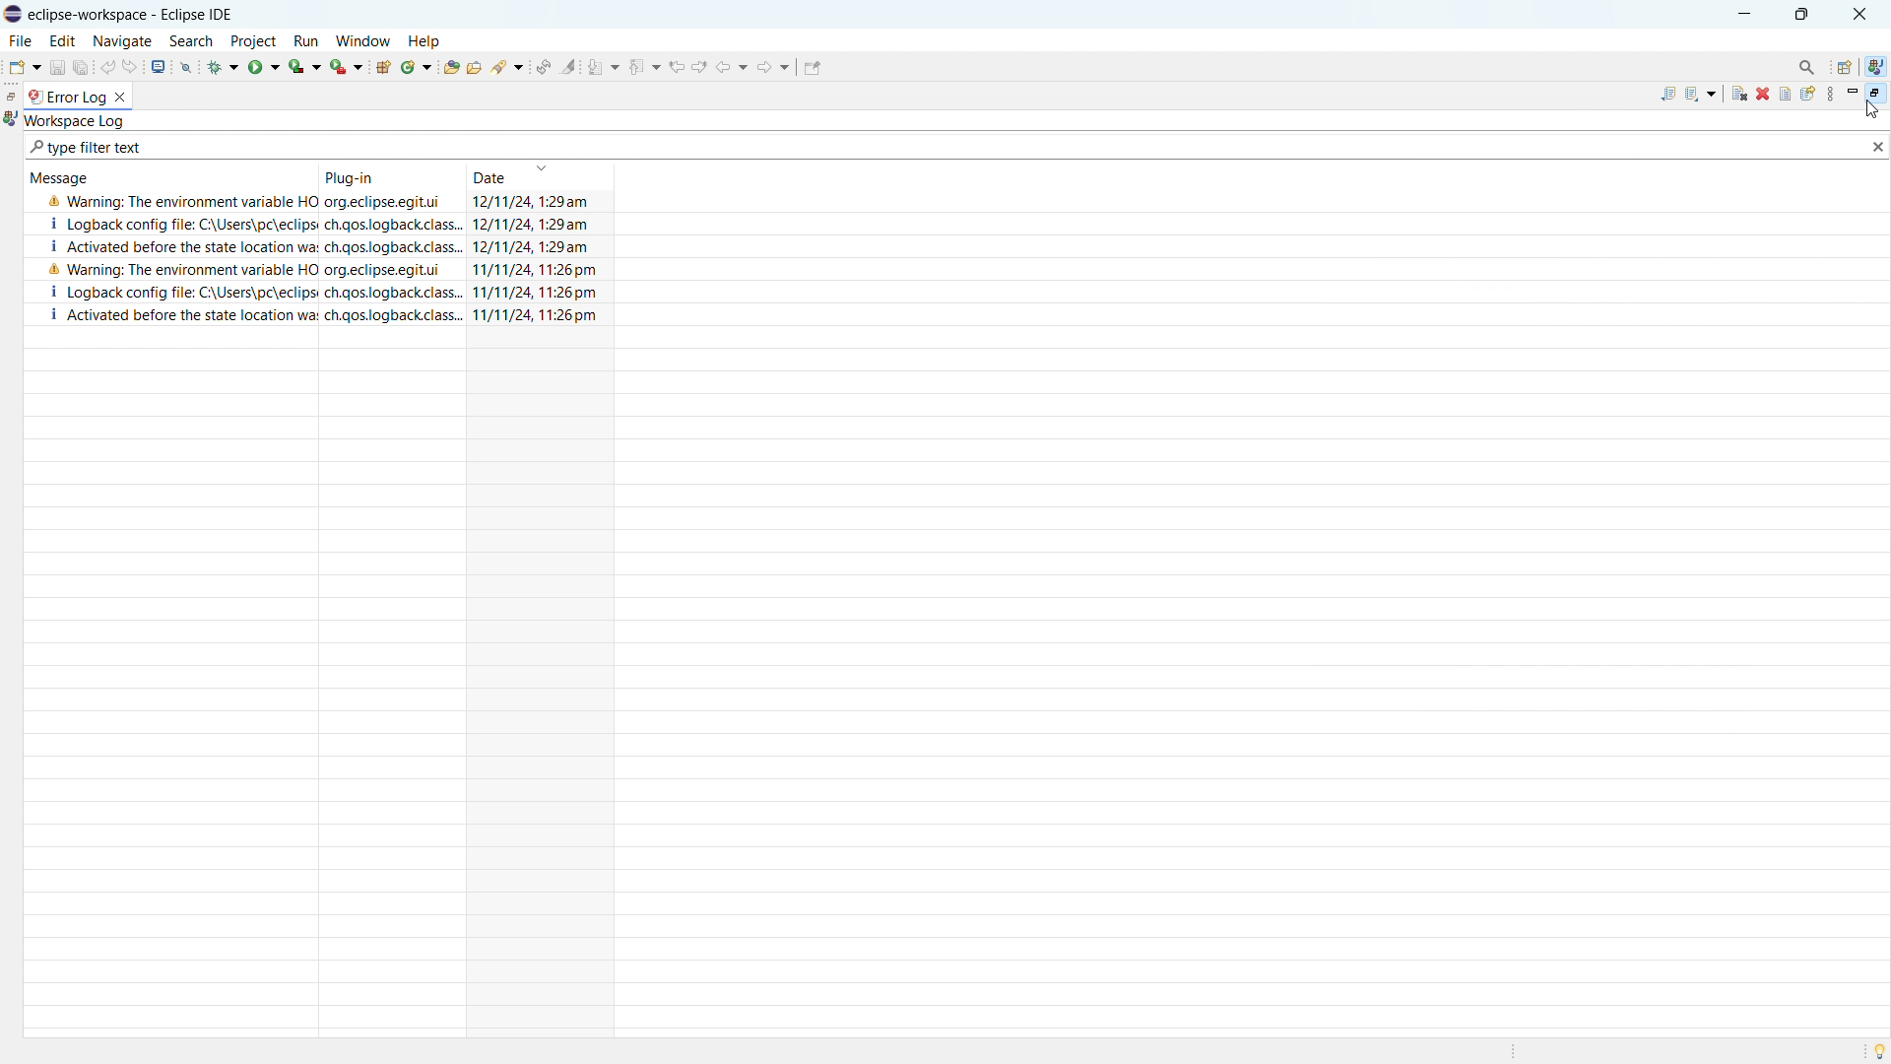  I want to click on import log, so click(1701, 92).